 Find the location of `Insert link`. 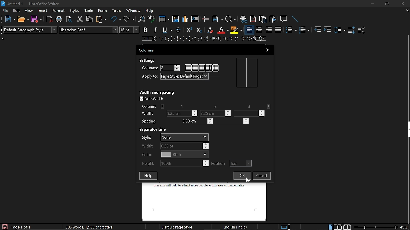

Insert link is located at coordinates (243, 19).